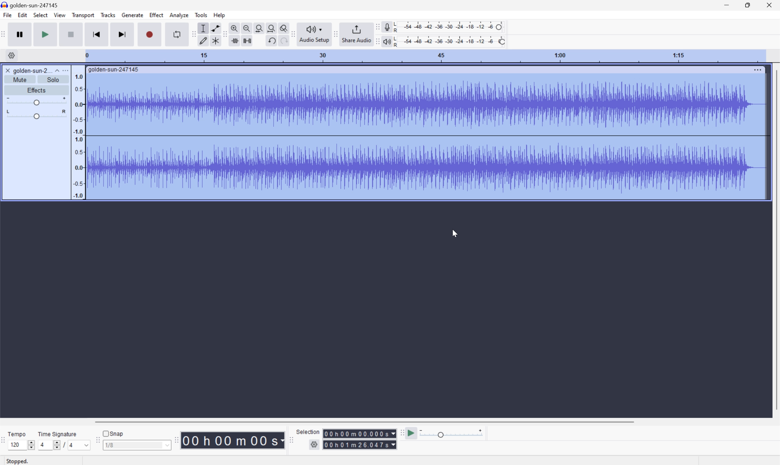 The width and height of the screenshot is (780, 465). Describe the element at coordinates (356, 34) in the screenshot. I see `Share audio` at that location.